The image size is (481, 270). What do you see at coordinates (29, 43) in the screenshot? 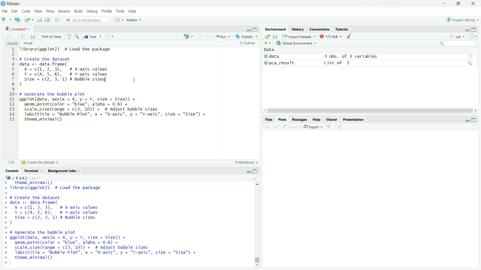
I see `visual` at bounding box center [29, 43].